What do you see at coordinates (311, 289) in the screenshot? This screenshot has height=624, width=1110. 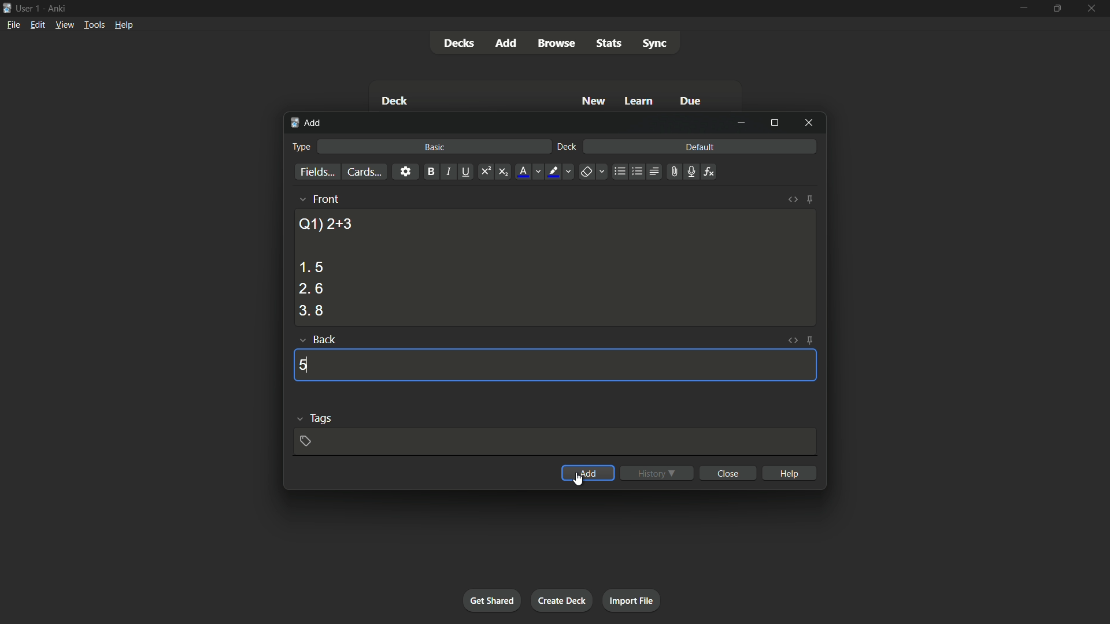 I see `option 2` at bounding box center [311, 289].